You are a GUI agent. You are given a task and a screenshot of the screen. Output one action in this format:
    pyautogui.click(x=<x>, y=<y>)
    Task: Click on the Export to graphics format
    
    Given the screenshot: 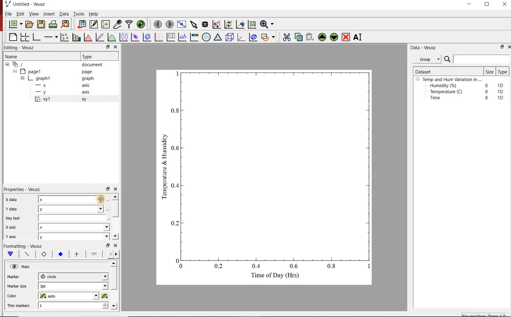 What is the action you would take?
    pyautogui.click(x=66, y=24)
    